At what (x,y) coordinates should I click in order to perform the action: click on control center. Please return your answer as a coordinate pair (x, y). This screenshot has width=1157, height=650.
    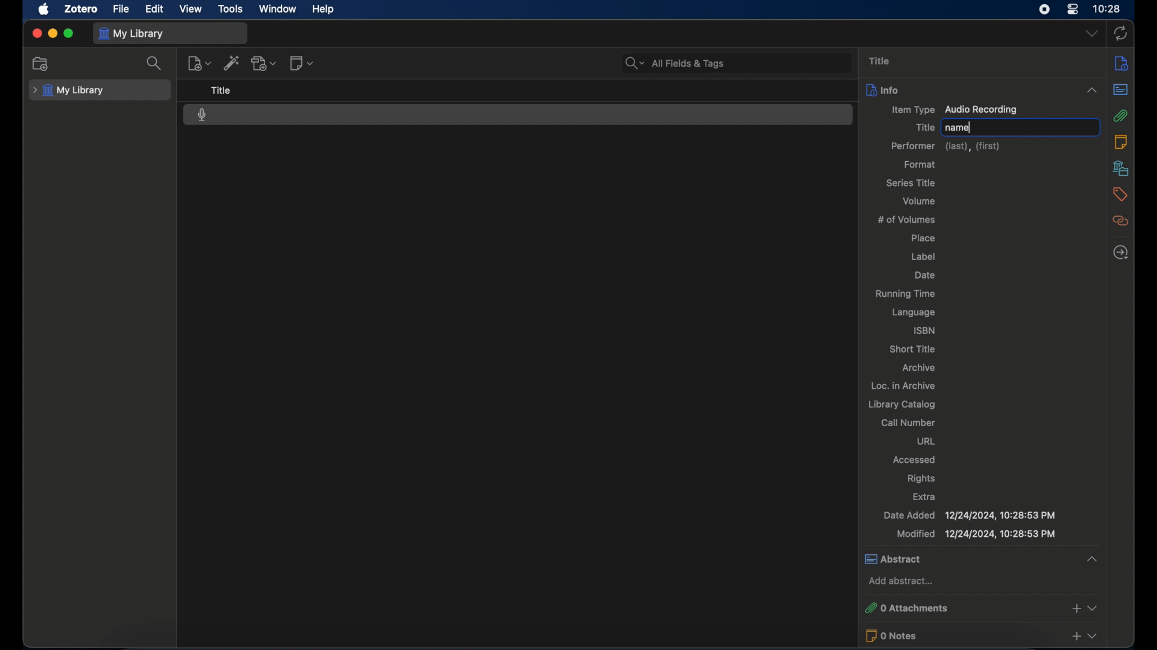
    Looking at the image, I should click on (1073, 9).